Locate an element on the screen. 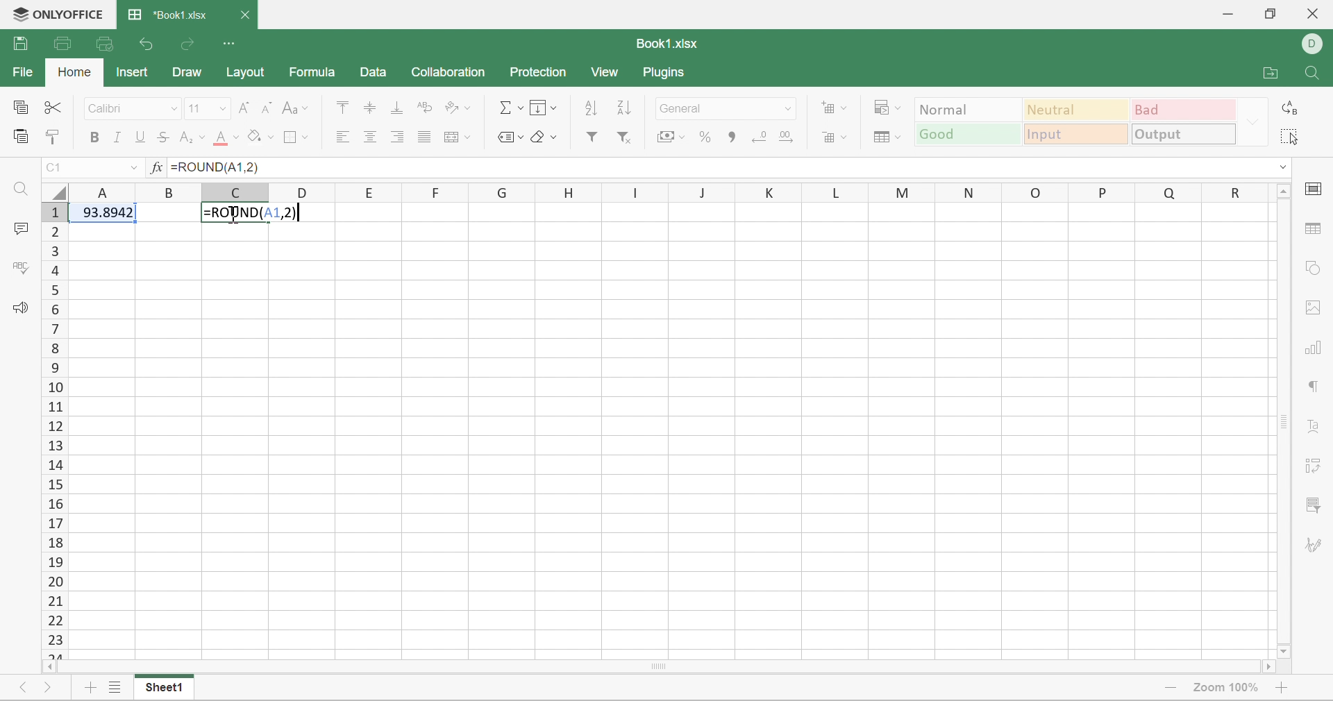 The width and height of the screenshot is (1333, 701). Descending order is located at coordinates (623, 108).